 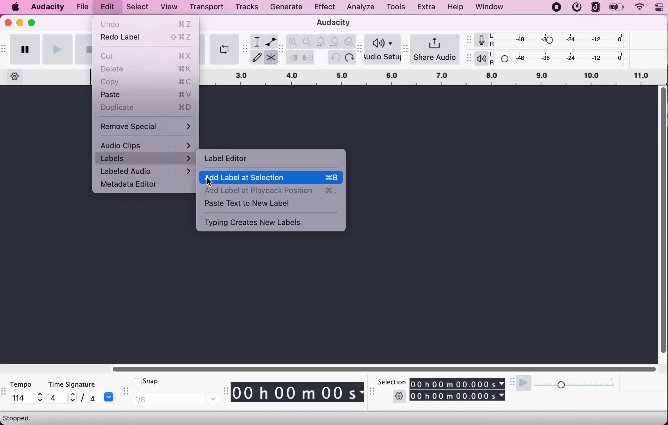 What do you see at coordinates (20, 22) in the screenshot?
I see `minimize` at bounding box center [20, 22].